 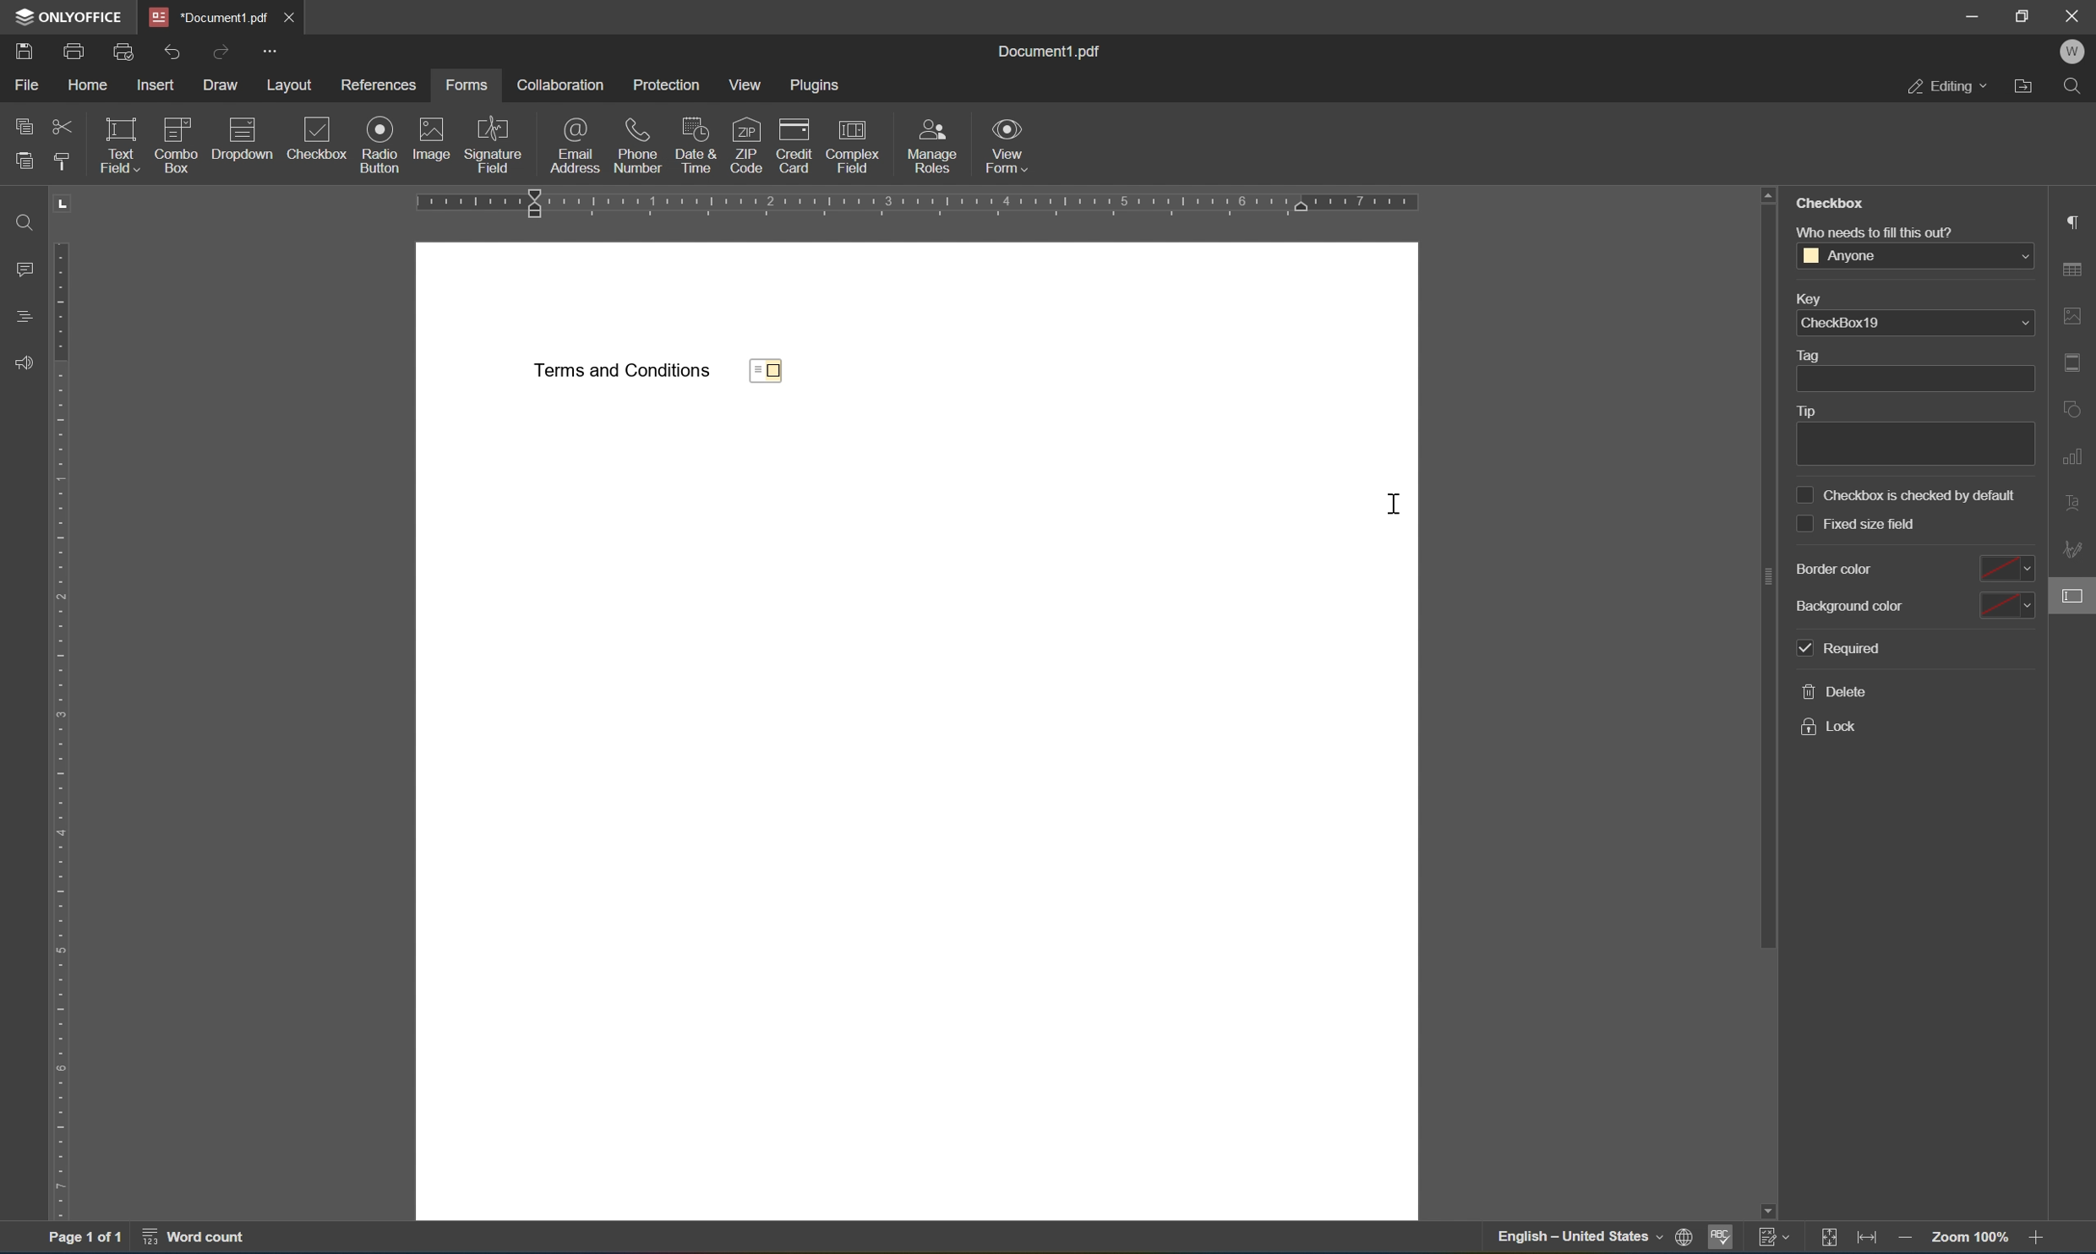 I want to click on required, so click(x=1841, y=651).